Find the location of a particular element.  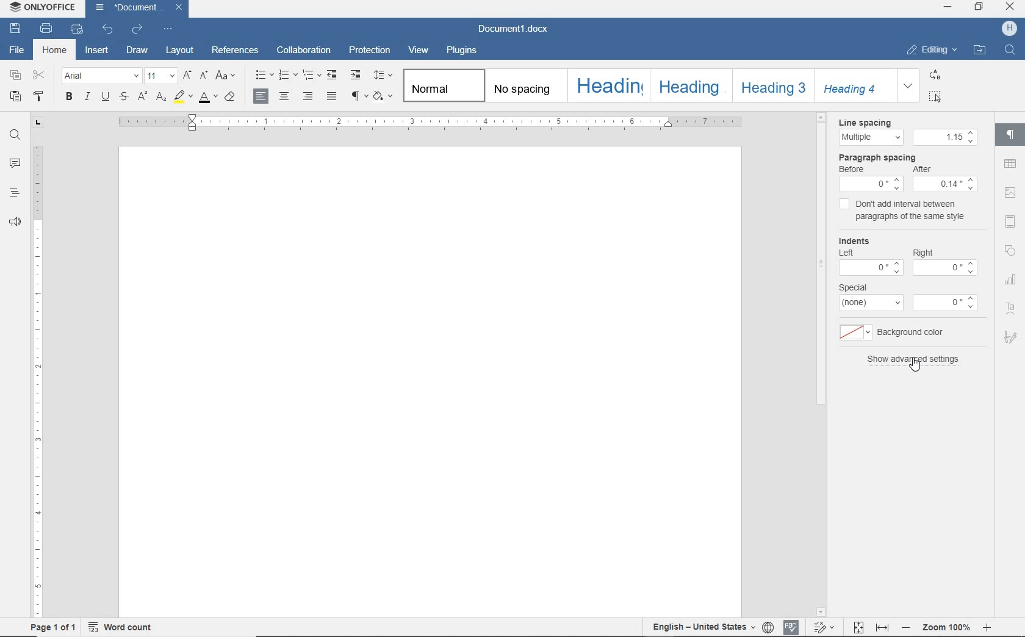

undo is located at coordinates (109, 31).